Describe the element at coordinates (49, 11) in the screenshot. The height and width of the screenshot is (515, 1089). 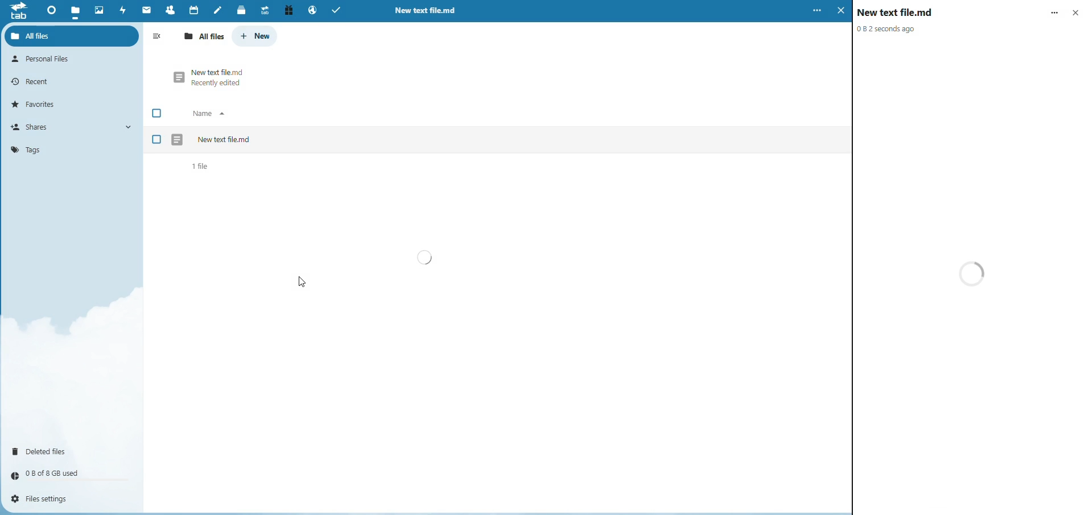
I see `dashboard` at that location.